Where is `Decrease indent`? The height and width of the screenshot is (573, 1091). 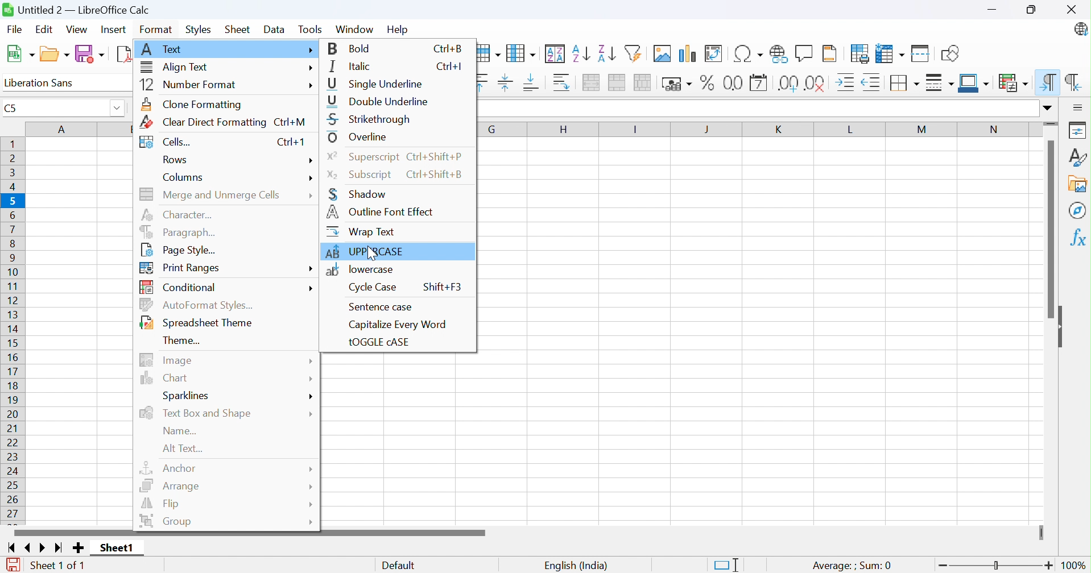
Decrease indent is located at coordinates (873, 82).